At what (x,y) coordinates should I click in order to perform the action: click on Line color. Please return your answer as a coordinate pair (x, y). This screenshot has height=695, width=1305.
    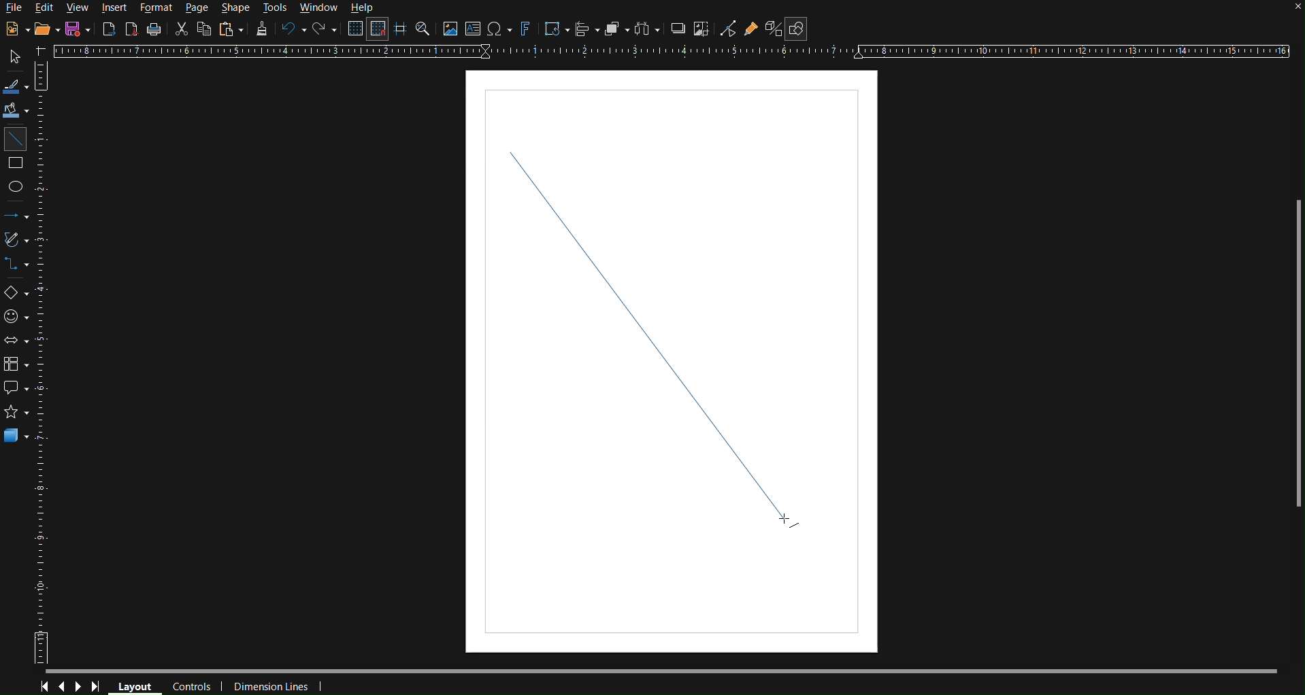
    Looking at the image, I should click on (16, 87).